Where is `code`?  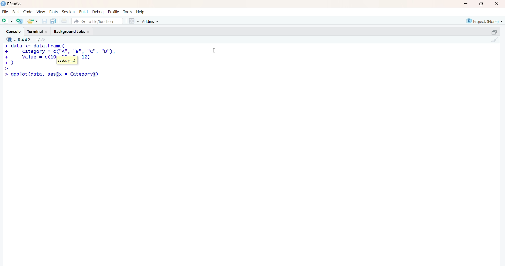 code is located at coordinates (28, 12).